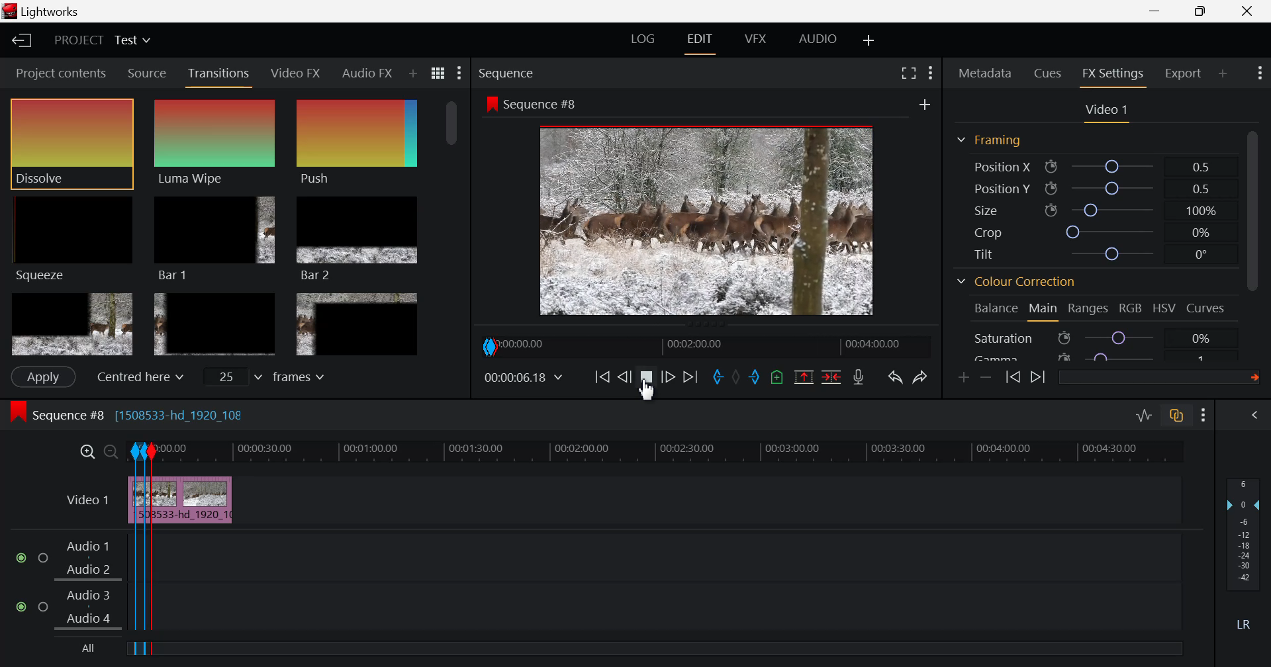  Describe the element at coordinates (921, 374) in the screenshot. I see `Redo` at that location.